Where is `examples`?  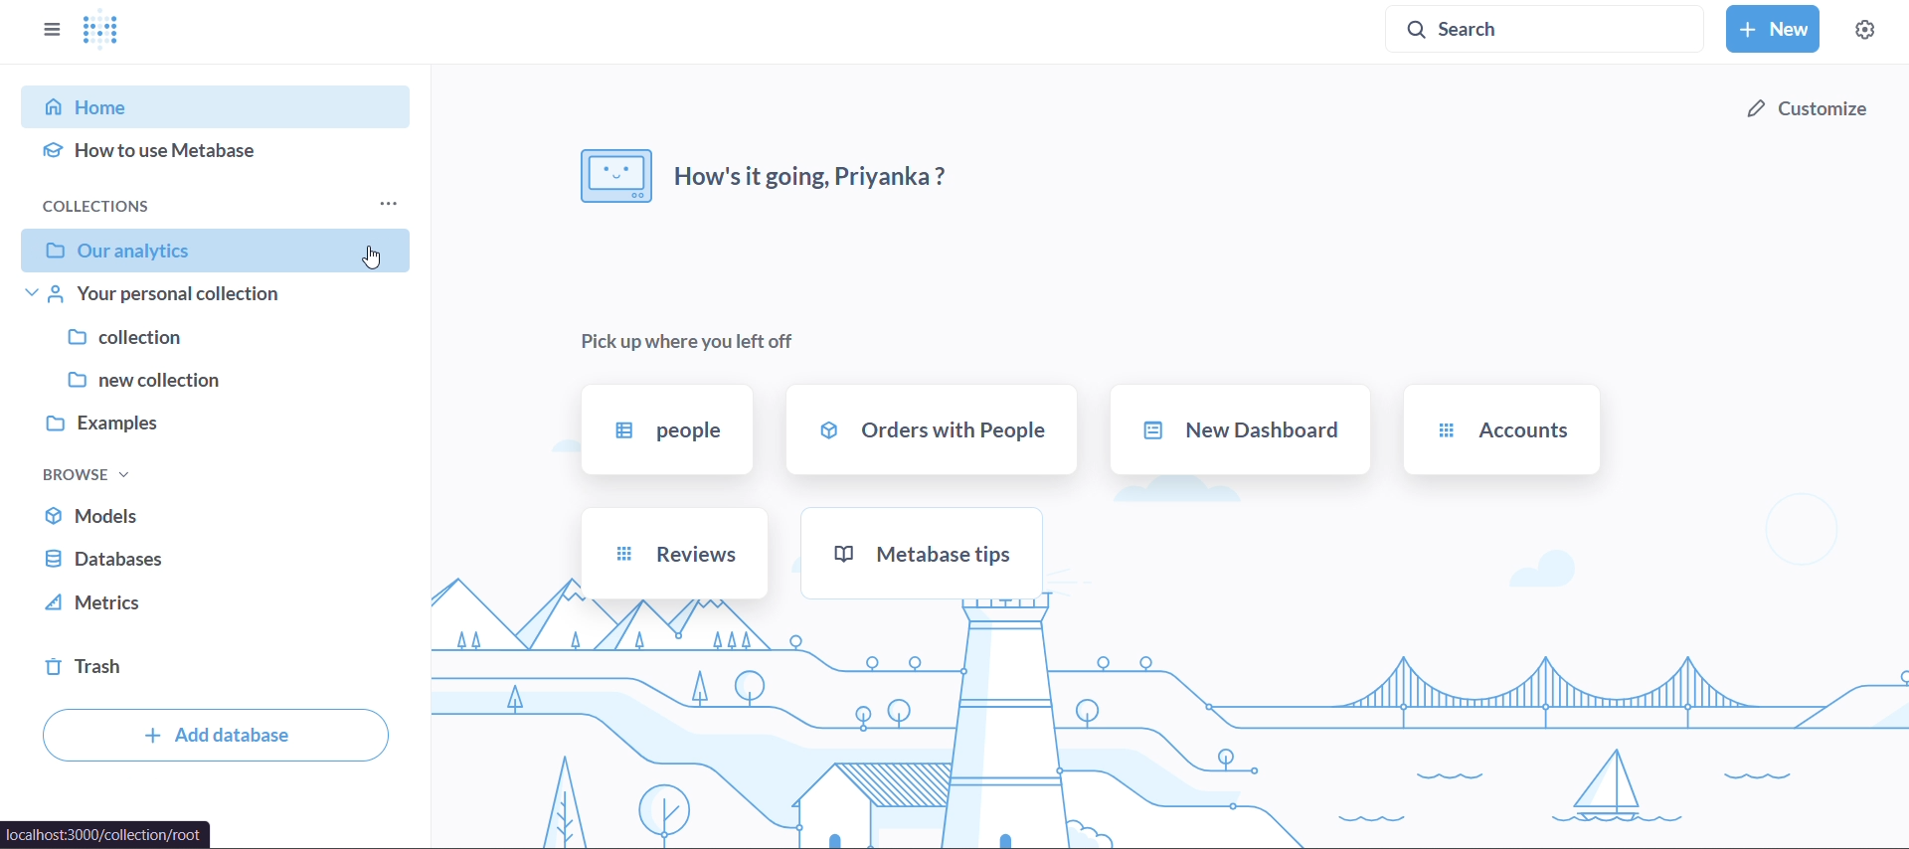
examples is located at coordinates (203, 424).